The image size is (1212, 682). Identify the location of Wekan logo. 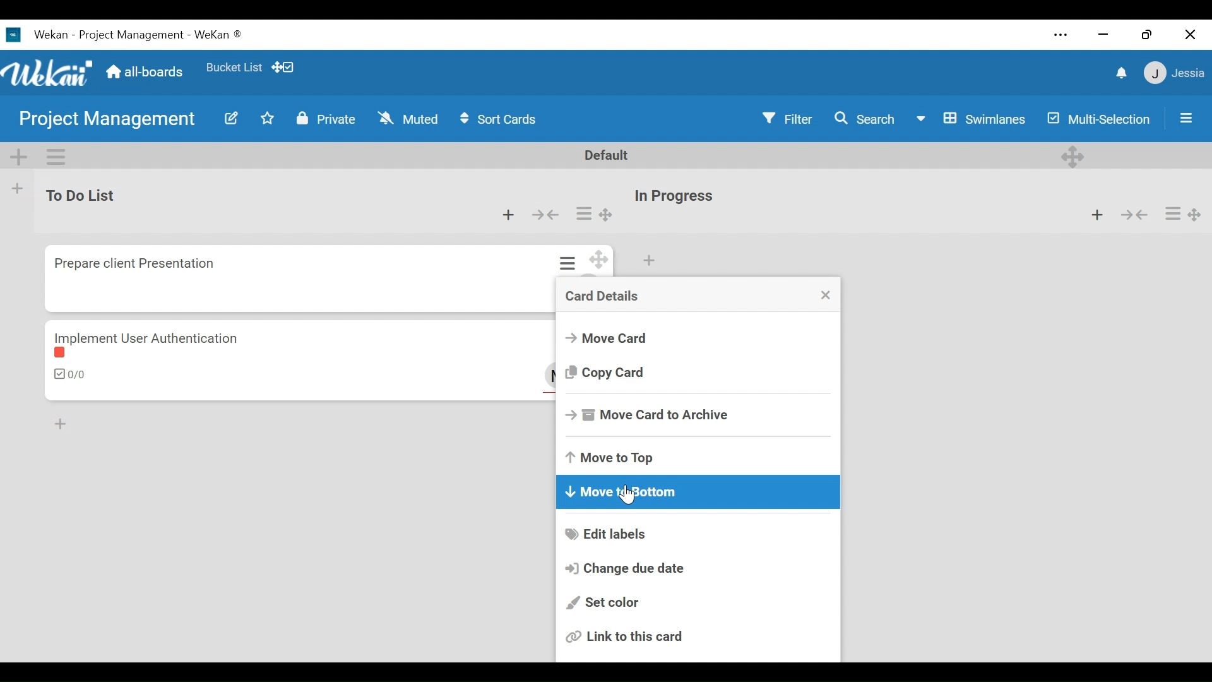
(49, 74).